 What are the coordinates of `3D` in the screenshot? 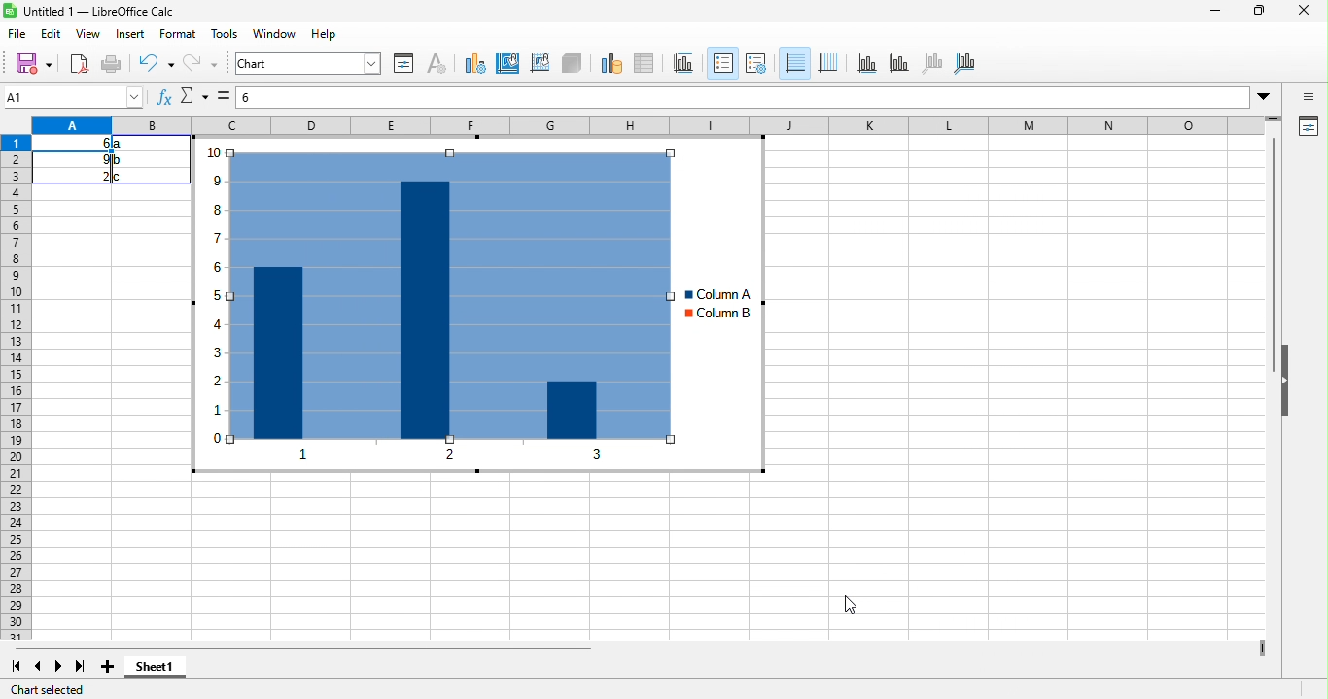 It's located at (572, 64).